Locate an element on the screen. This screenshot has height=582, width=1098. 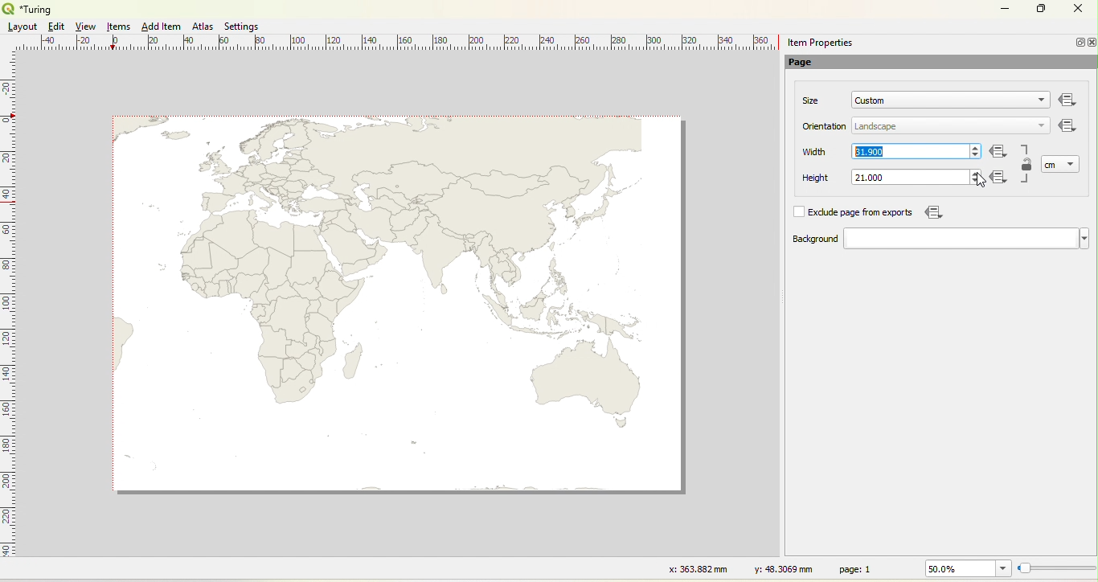
dropdown is located at coordinates (1072, 163).